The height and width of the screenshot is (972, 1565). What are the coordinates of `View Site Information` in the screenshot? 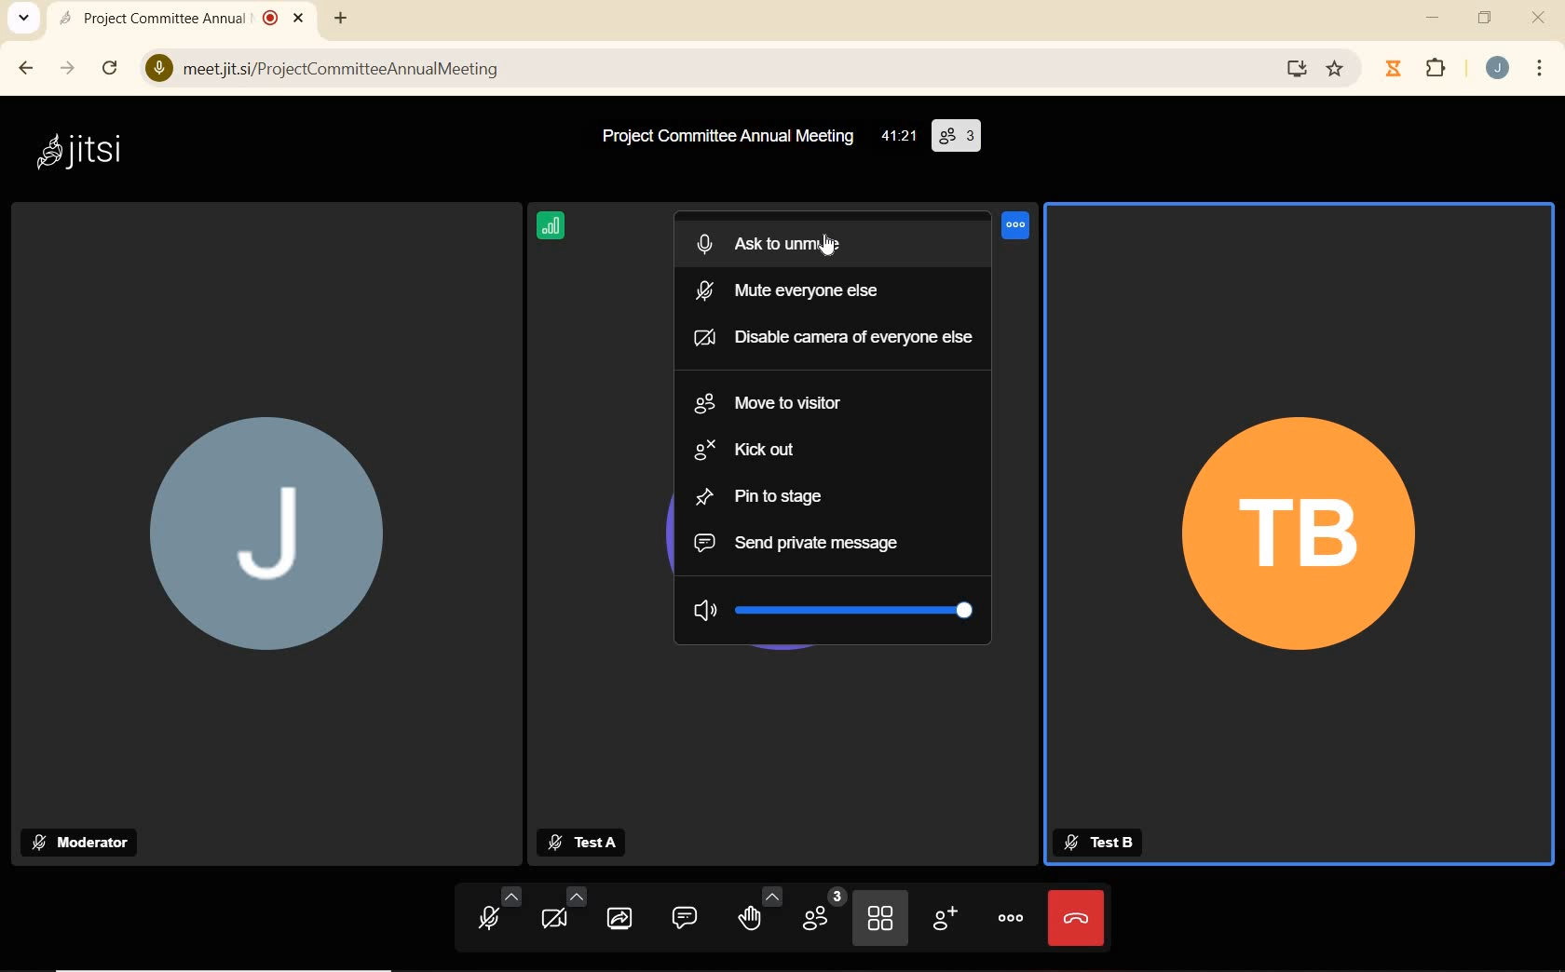 It's located at (159, 70).